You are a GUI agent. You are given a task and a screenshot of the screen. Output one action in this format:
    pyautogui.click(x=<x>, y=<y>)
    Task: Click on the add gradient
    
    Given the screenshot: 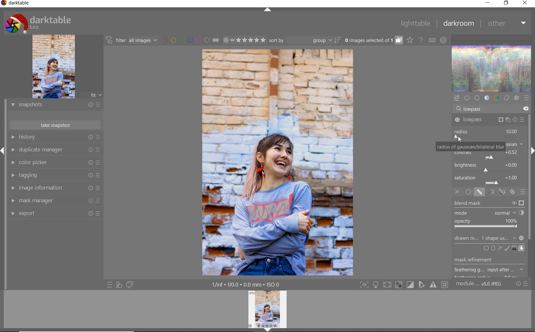 What is the action you would take?
    pyautogui.click(x=515, y=248)
    